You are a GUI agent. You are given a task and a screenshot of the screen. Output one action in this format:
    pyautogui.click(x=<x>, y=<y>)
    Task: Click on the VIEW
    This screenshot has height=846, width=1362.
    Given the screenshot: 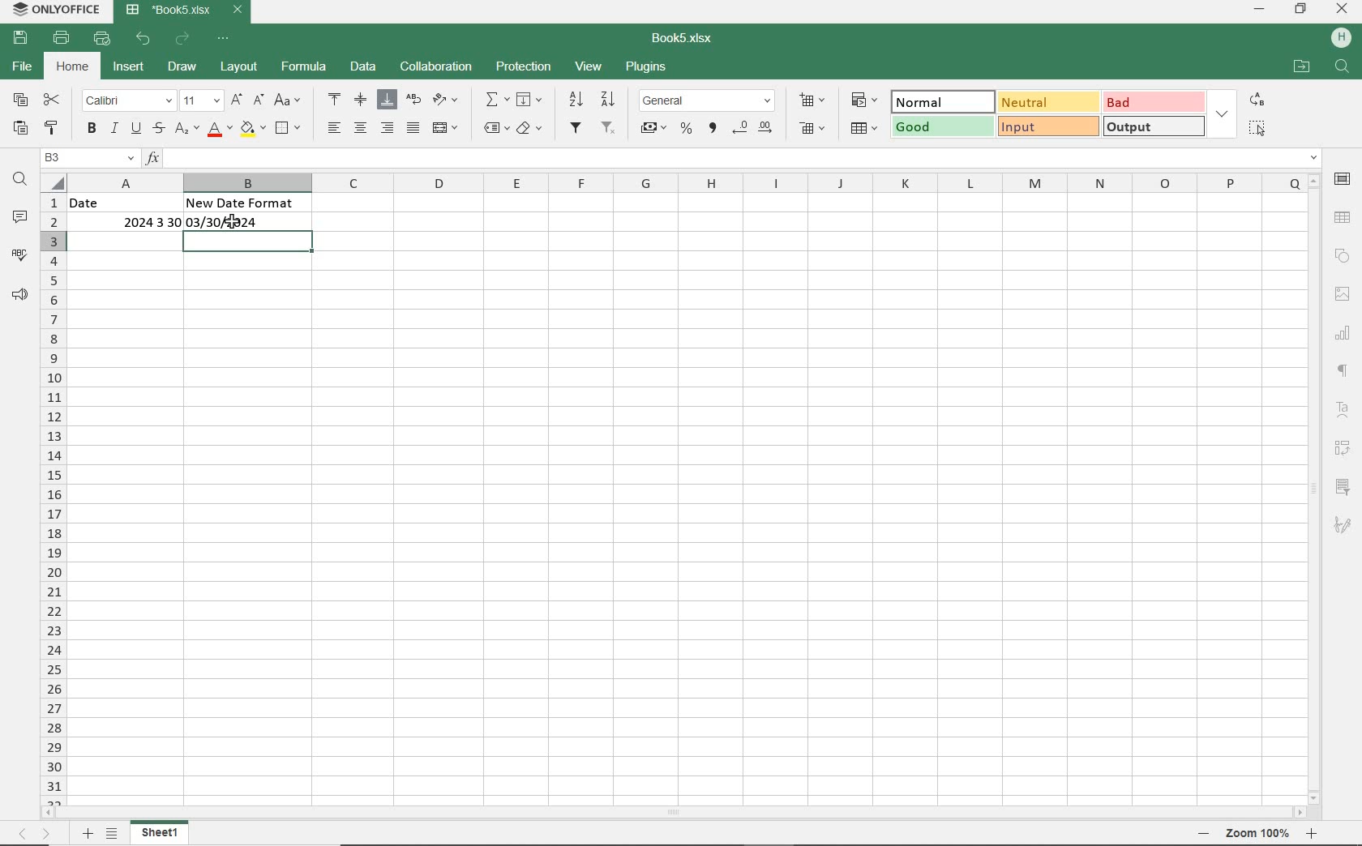 What is the action you would take?
    pyautogui.click(x=589, y=66)
    